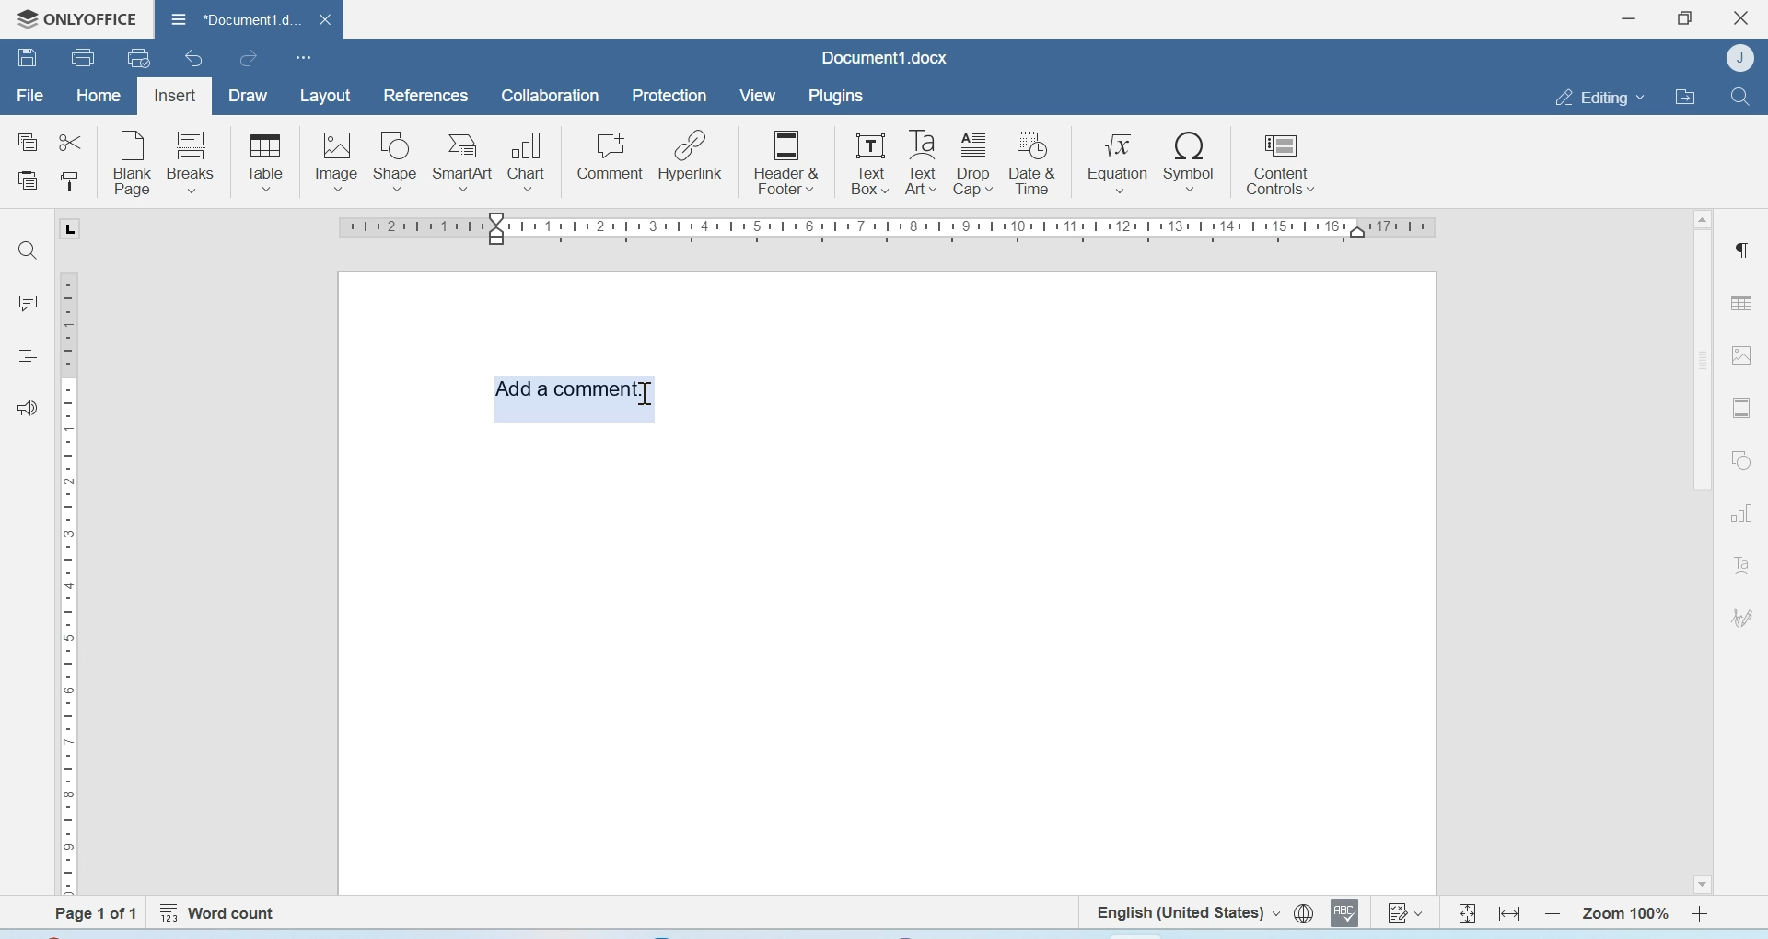 The image size is (1768, 939). I want to click on Header & Footer, so click(786, 160).